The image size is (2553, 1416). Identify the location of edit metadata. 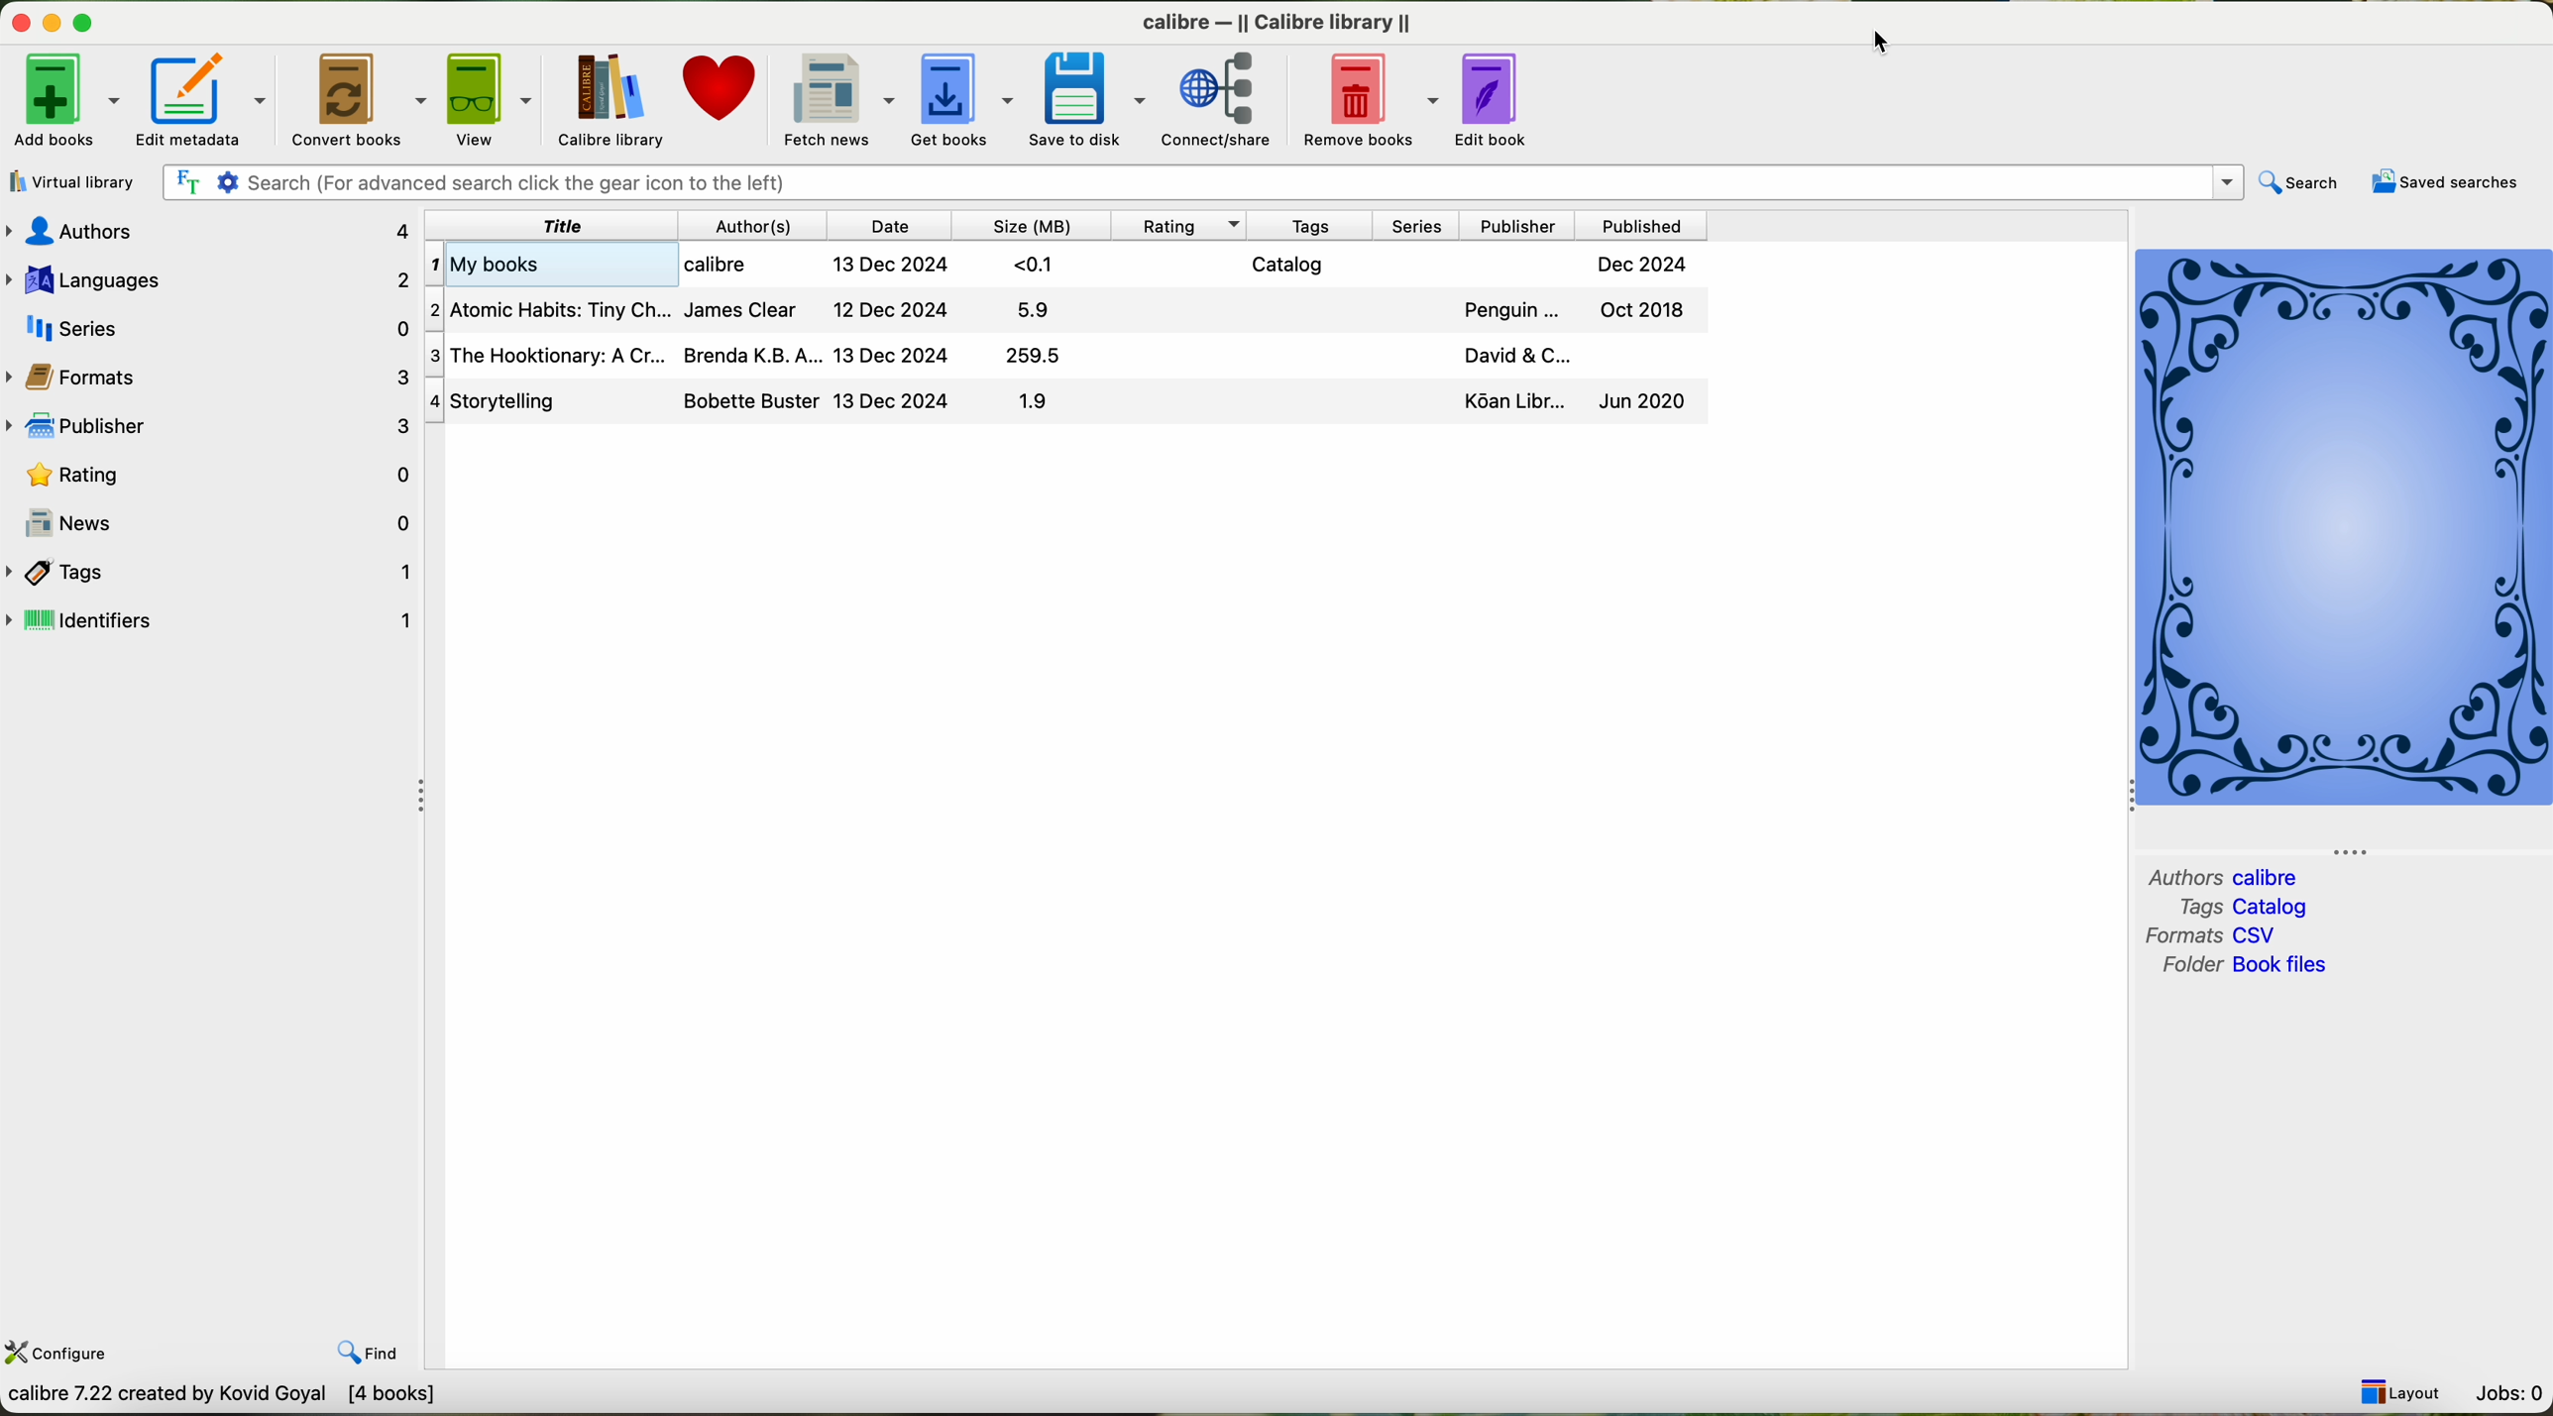
(202, 101).